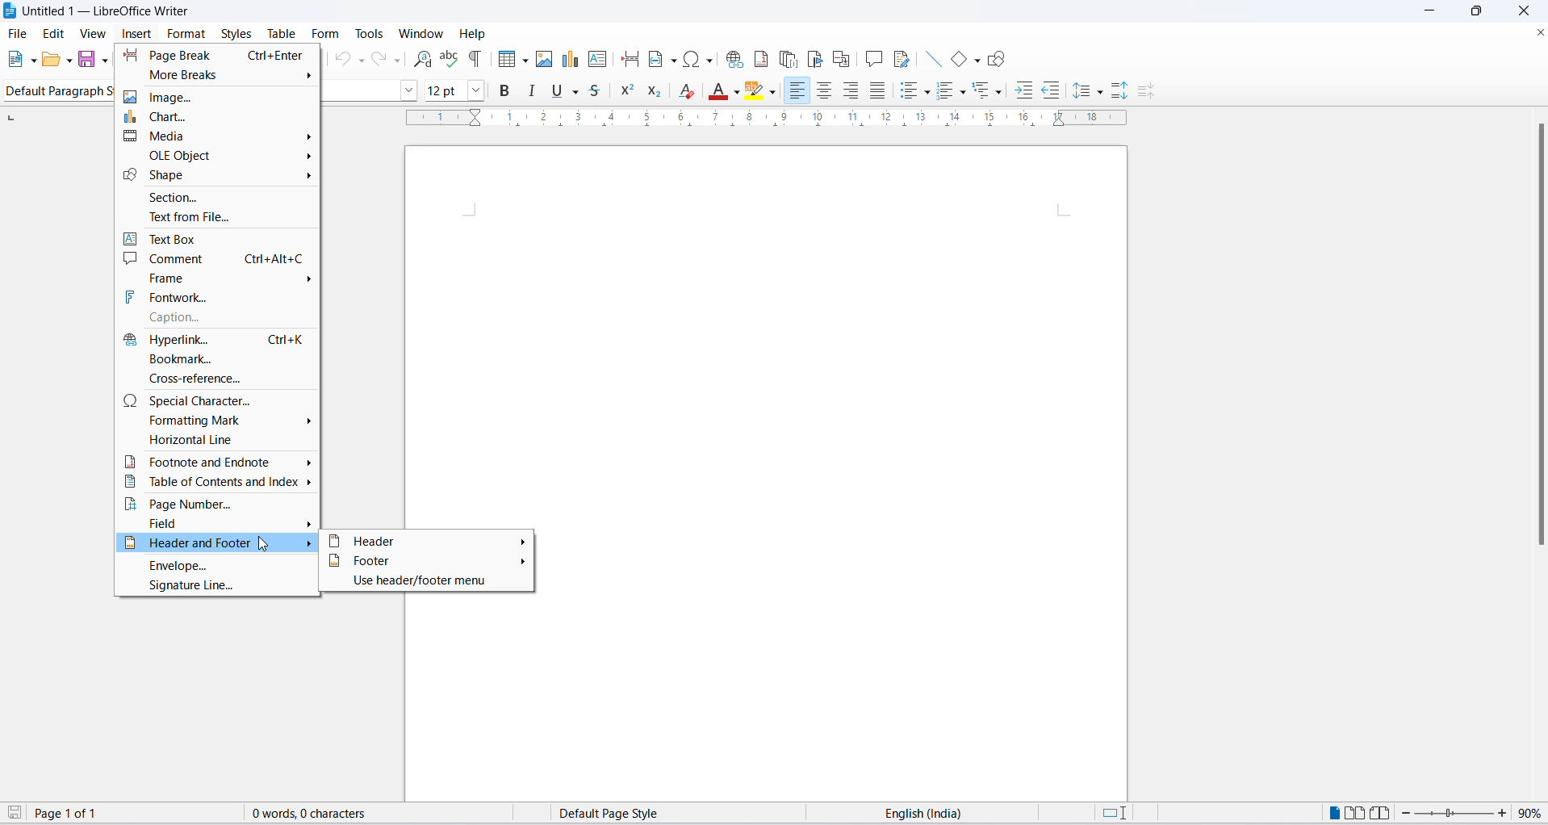 The width and height of the screenshot is (1548, 825). Describe the element at coordinates (446, 90) in the screenshot. I see `font size` at that location.